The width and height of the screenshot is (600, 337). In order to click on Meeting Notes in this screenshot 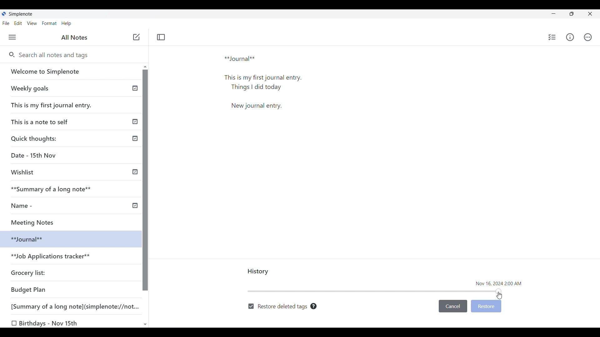, I will do `click(40, 222)`.